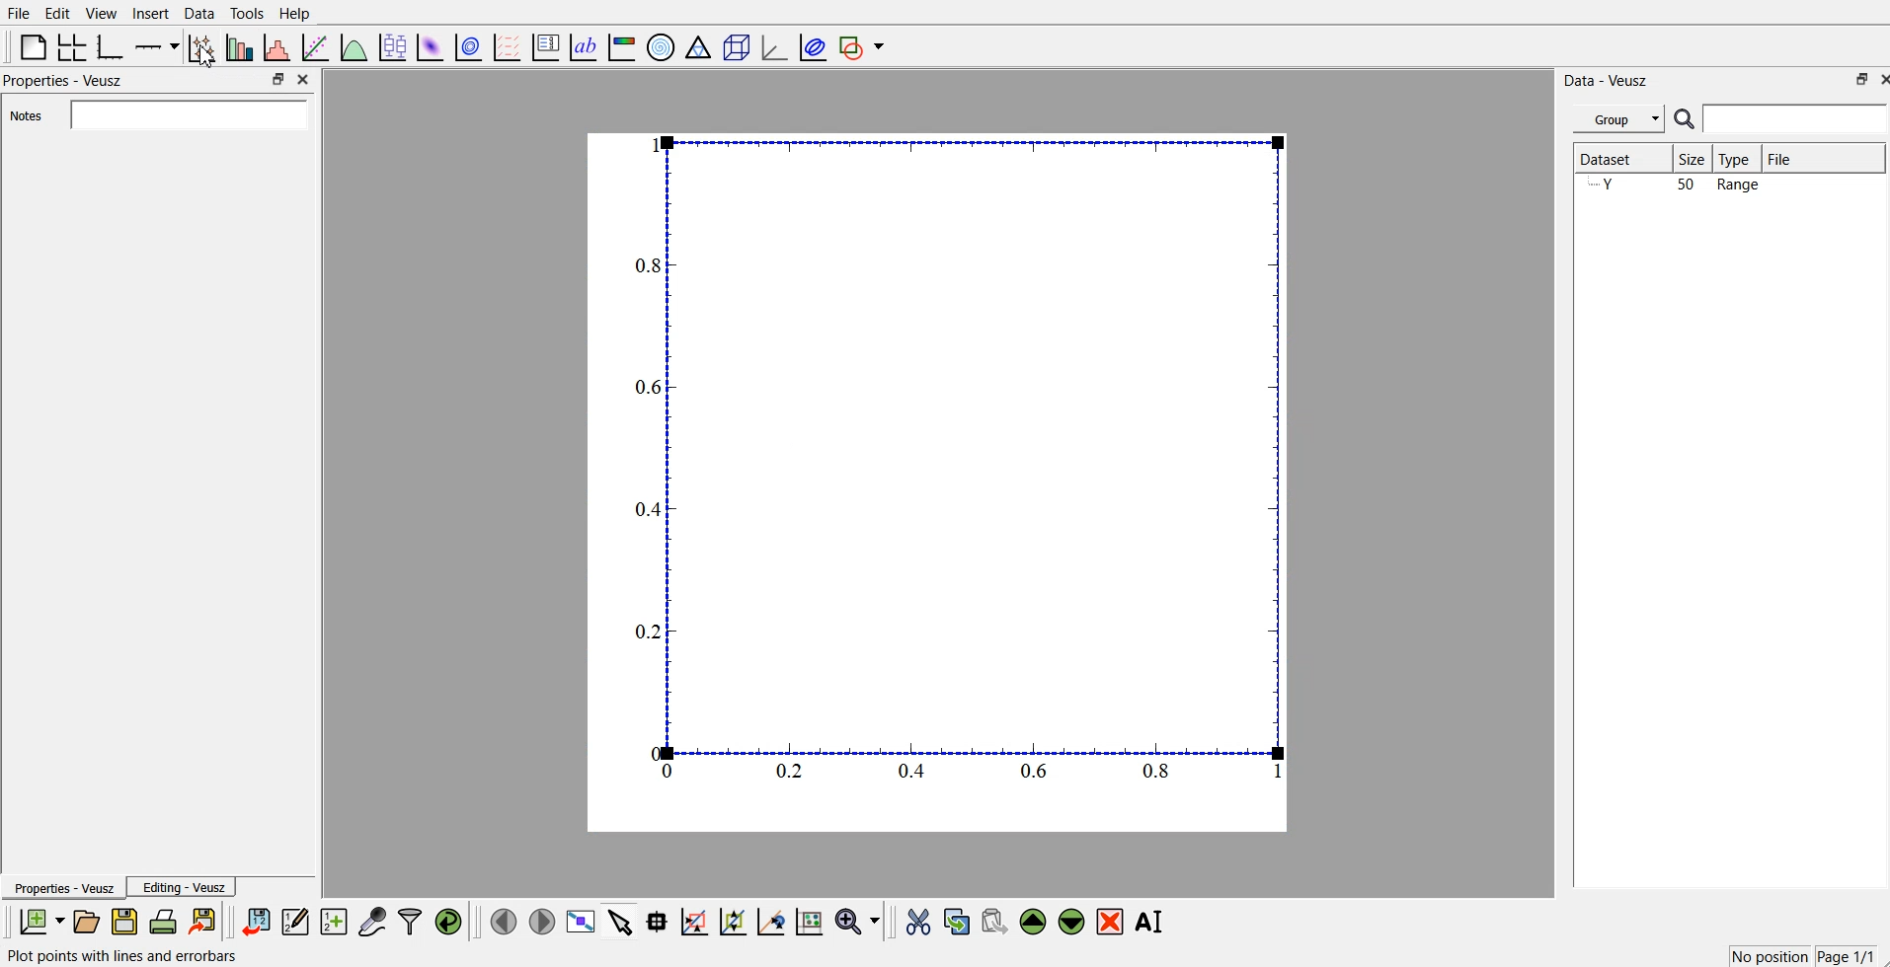 Image resolution: width=1890 pixels, height=967 pixels. What do you see at coordinates (200, 14) in the screenshot?
I see `Data` at bounding box center [200, 14].